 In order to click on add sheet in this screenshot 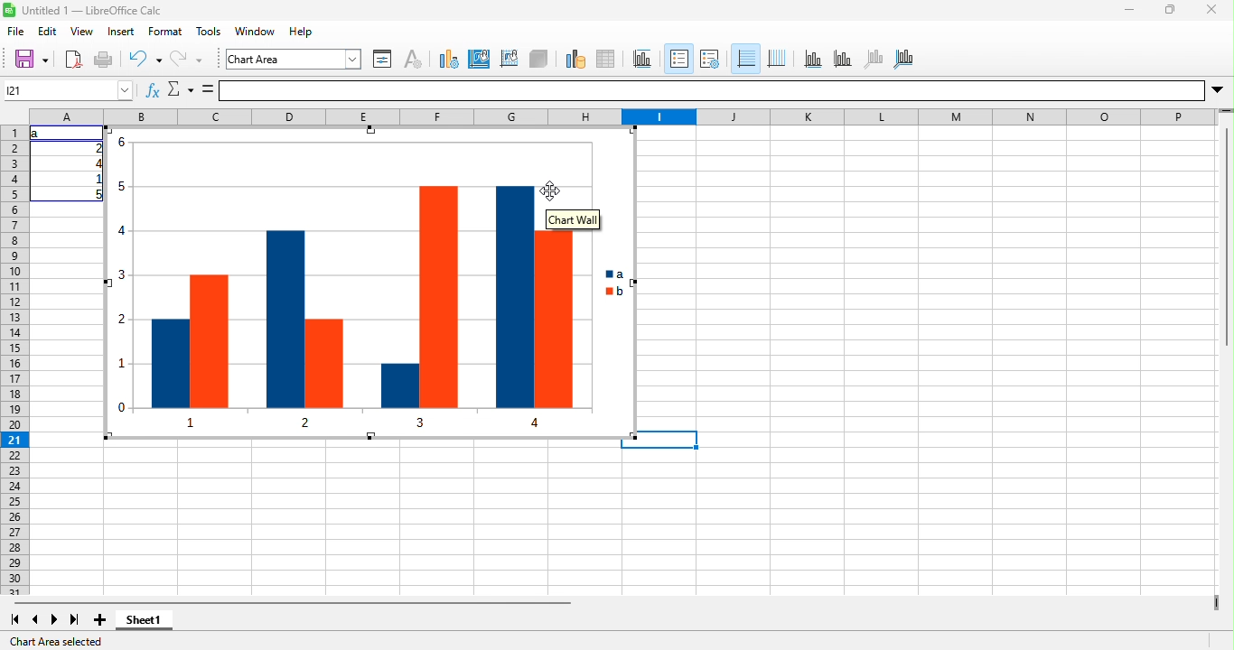, I will do `click(100, 619)`.